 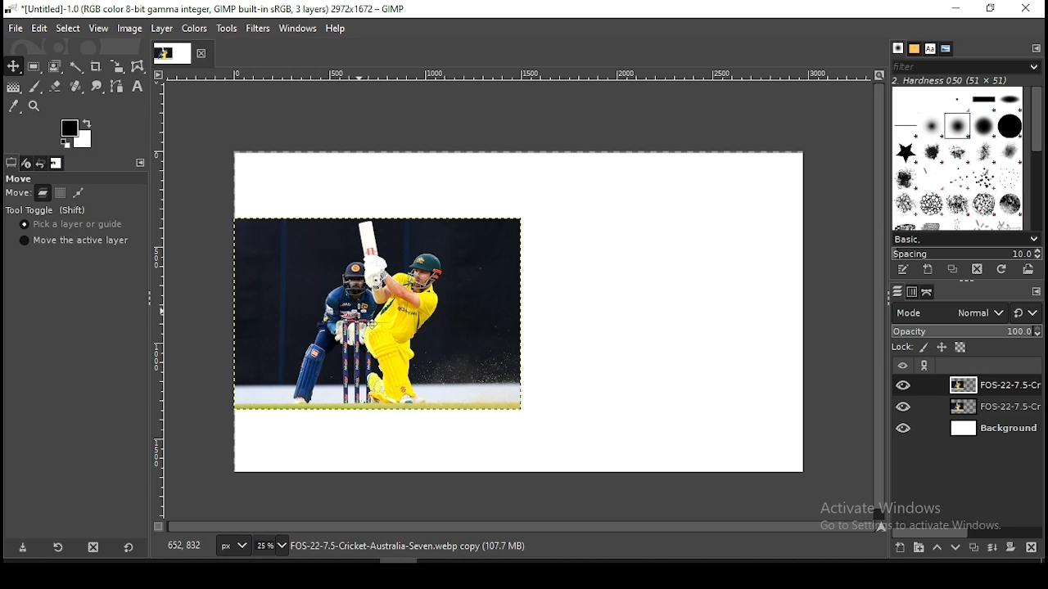 What do you see at coordinates (56, 164) in the screenshot?
I see `images` at bounding box center [56, 164].